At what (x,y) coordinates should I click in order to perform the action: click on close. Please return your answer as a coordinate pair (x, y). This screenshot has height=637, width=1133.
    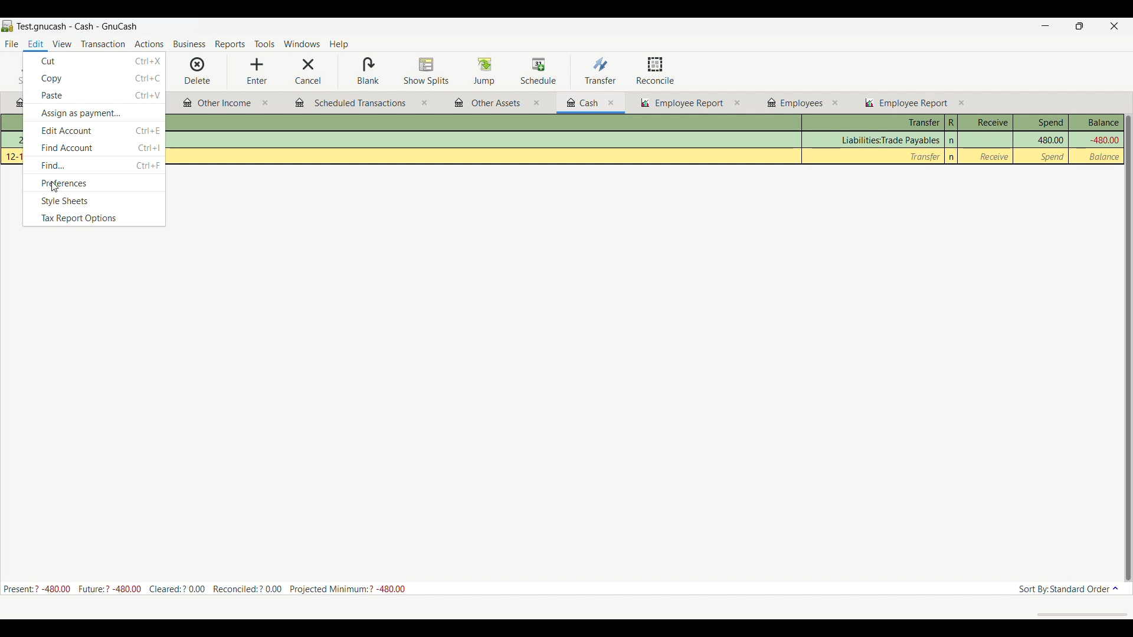
    Looking at the image, I should click on (264, 103).